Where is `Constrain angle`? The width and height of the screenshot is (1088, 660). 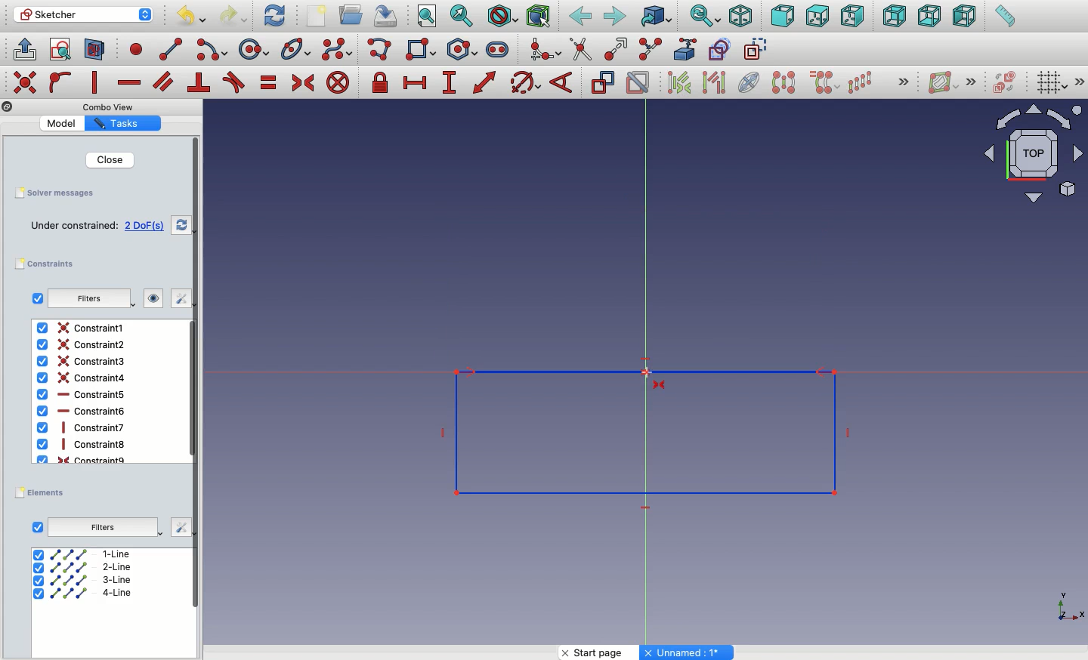 Constrain angle is located at coordinates (561, 82).